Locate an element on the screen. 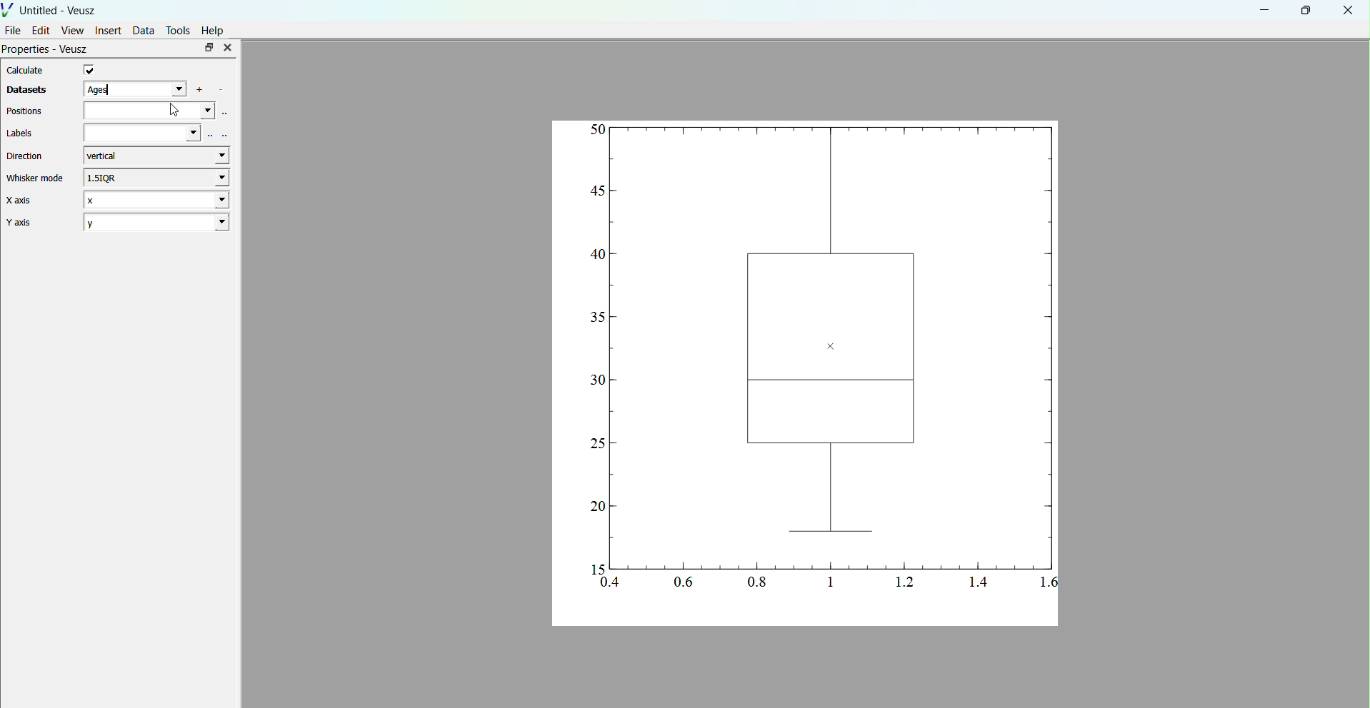 This screenshot has width=1370, height=708. maximise is located at coordinates (209, 47).